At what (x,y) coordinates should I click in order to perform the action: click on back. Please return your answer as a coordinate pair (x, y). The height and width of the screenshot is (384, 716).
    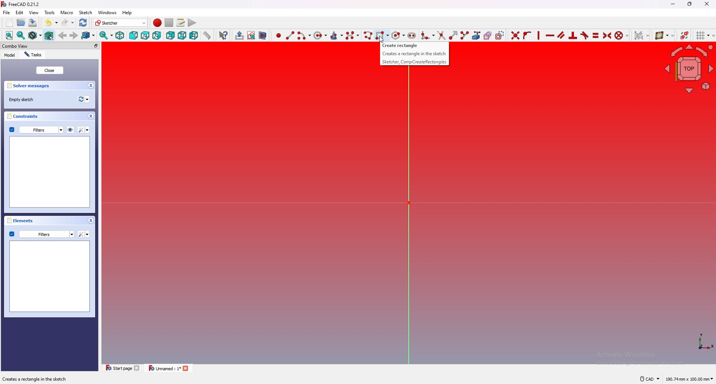
    Looking at the image, I should click on (63, 35).